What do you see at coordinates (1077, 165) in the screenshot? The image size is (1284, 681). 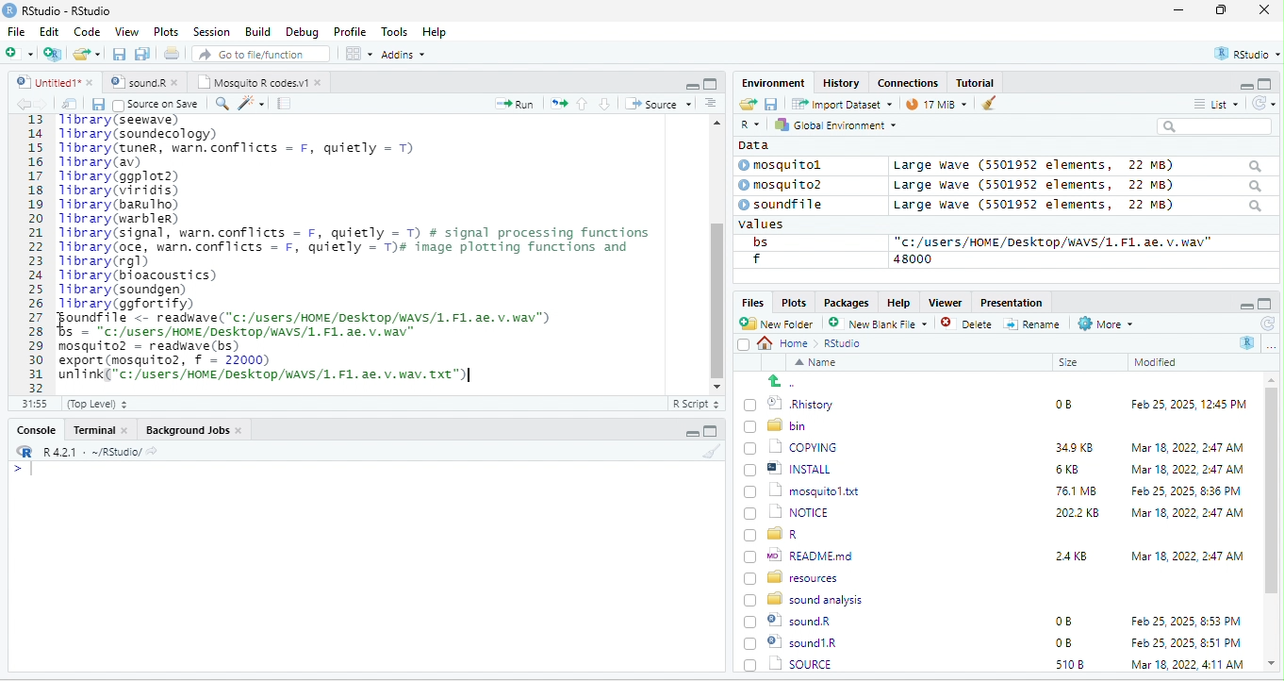 I see `Large wave (5501952 elements, 22 MB)` at bounding box center [1077, 165].